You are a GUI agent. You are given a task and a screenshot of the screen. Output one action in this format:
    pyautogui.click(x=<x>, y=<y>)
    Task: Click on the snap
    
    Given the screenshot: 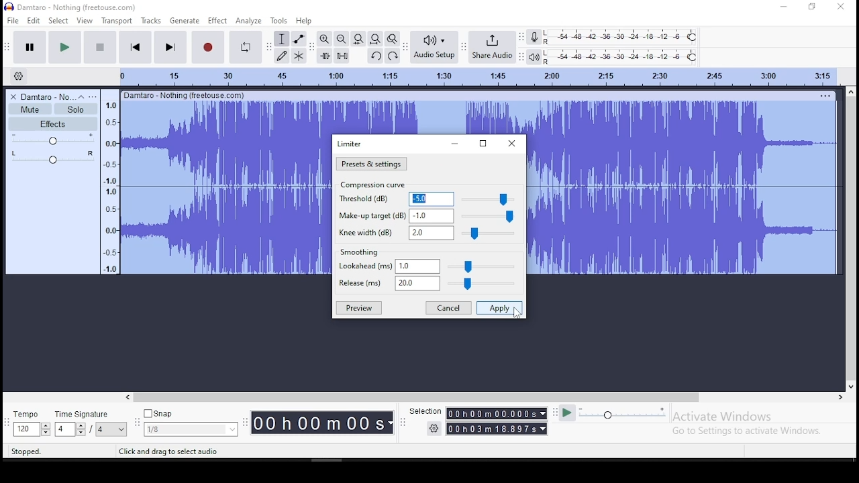 What is the action you would take?
    pyautogui.click(x=190, y=421)
    